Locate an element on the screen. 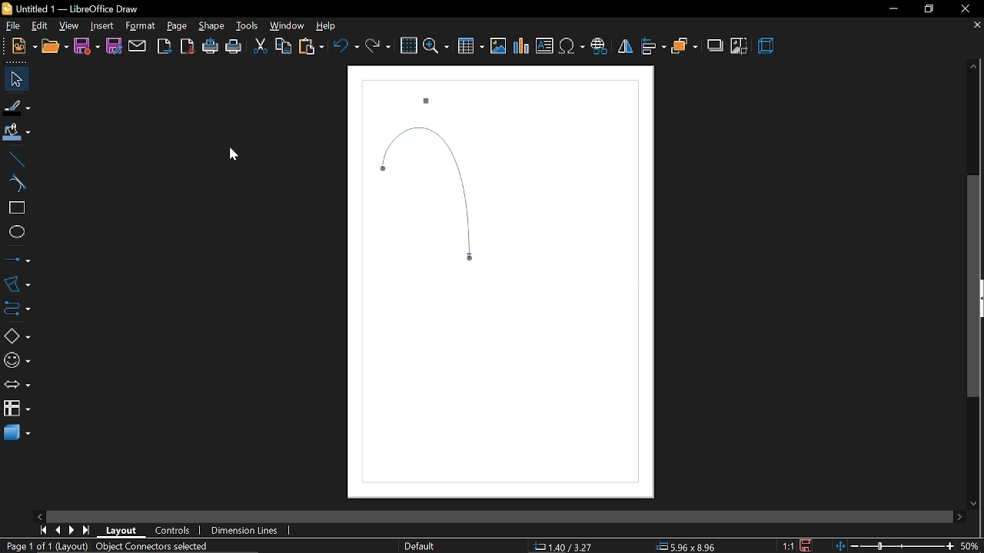  close is located at coordinates (963, 8).